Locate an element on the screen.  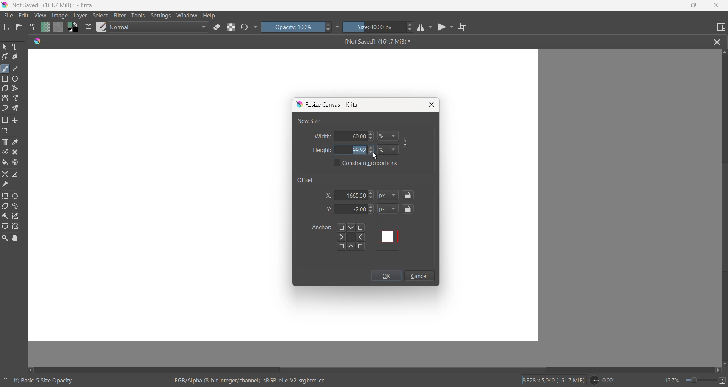
open document is located at coordinates (19, 27).